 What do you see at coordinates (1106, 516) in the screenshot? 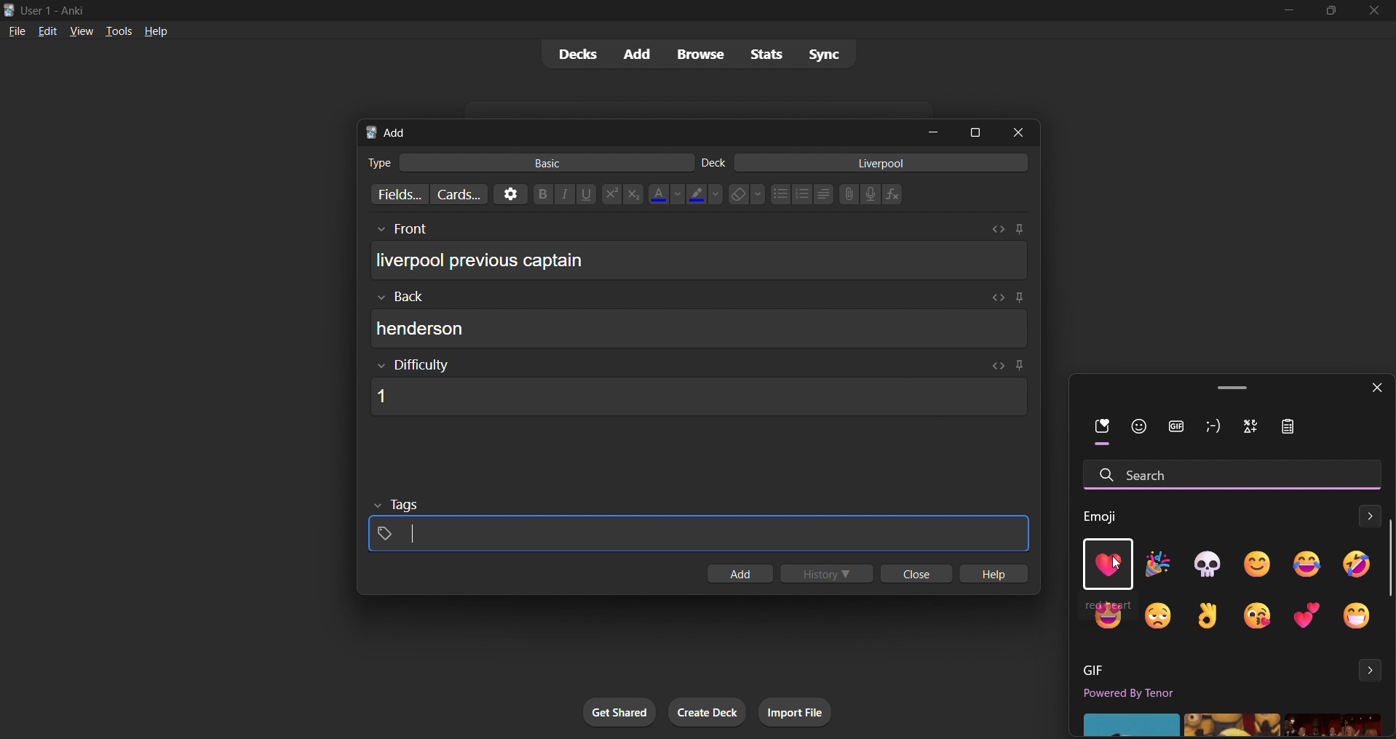
I see `Emoji` at bounding box center [1106, 516].